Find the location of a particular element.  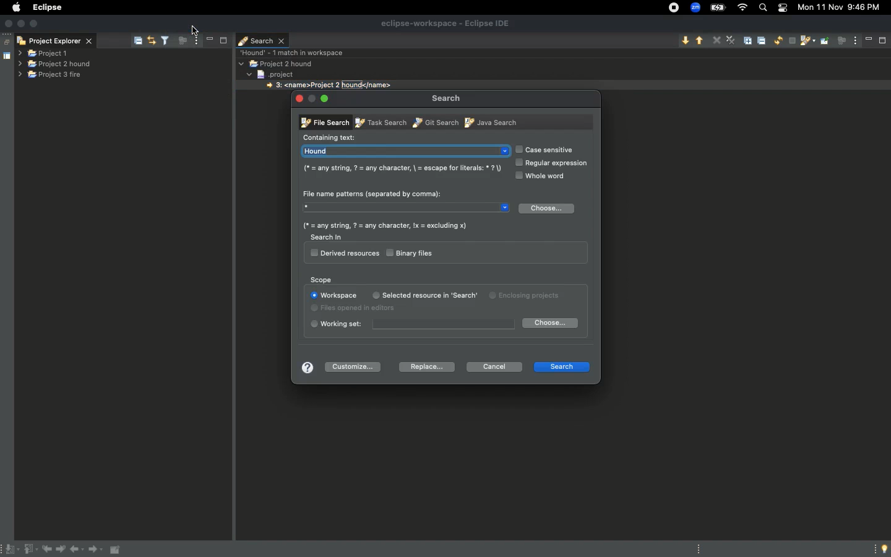

Show next match is located at coordinates (684, 40).